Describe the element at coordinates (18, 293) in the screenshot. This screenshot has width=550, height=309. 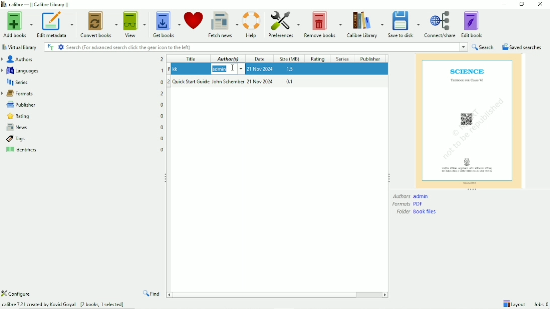
I see `Configure` at that location.